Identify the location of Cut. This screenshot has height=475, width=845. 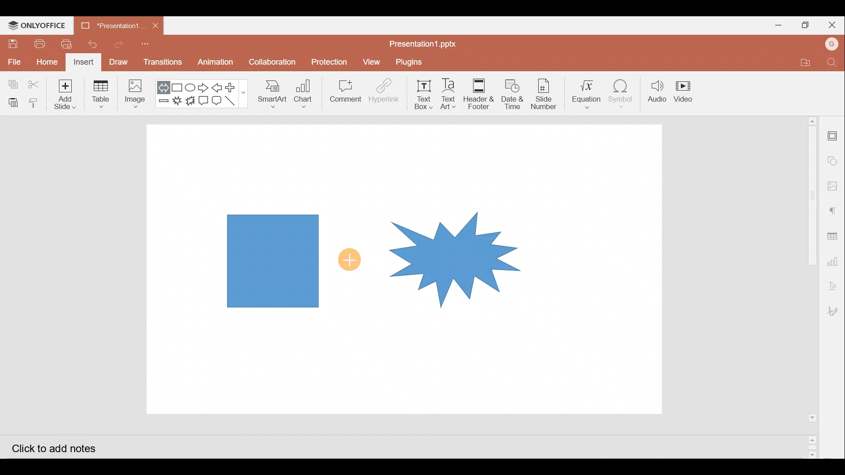
(39, 82).